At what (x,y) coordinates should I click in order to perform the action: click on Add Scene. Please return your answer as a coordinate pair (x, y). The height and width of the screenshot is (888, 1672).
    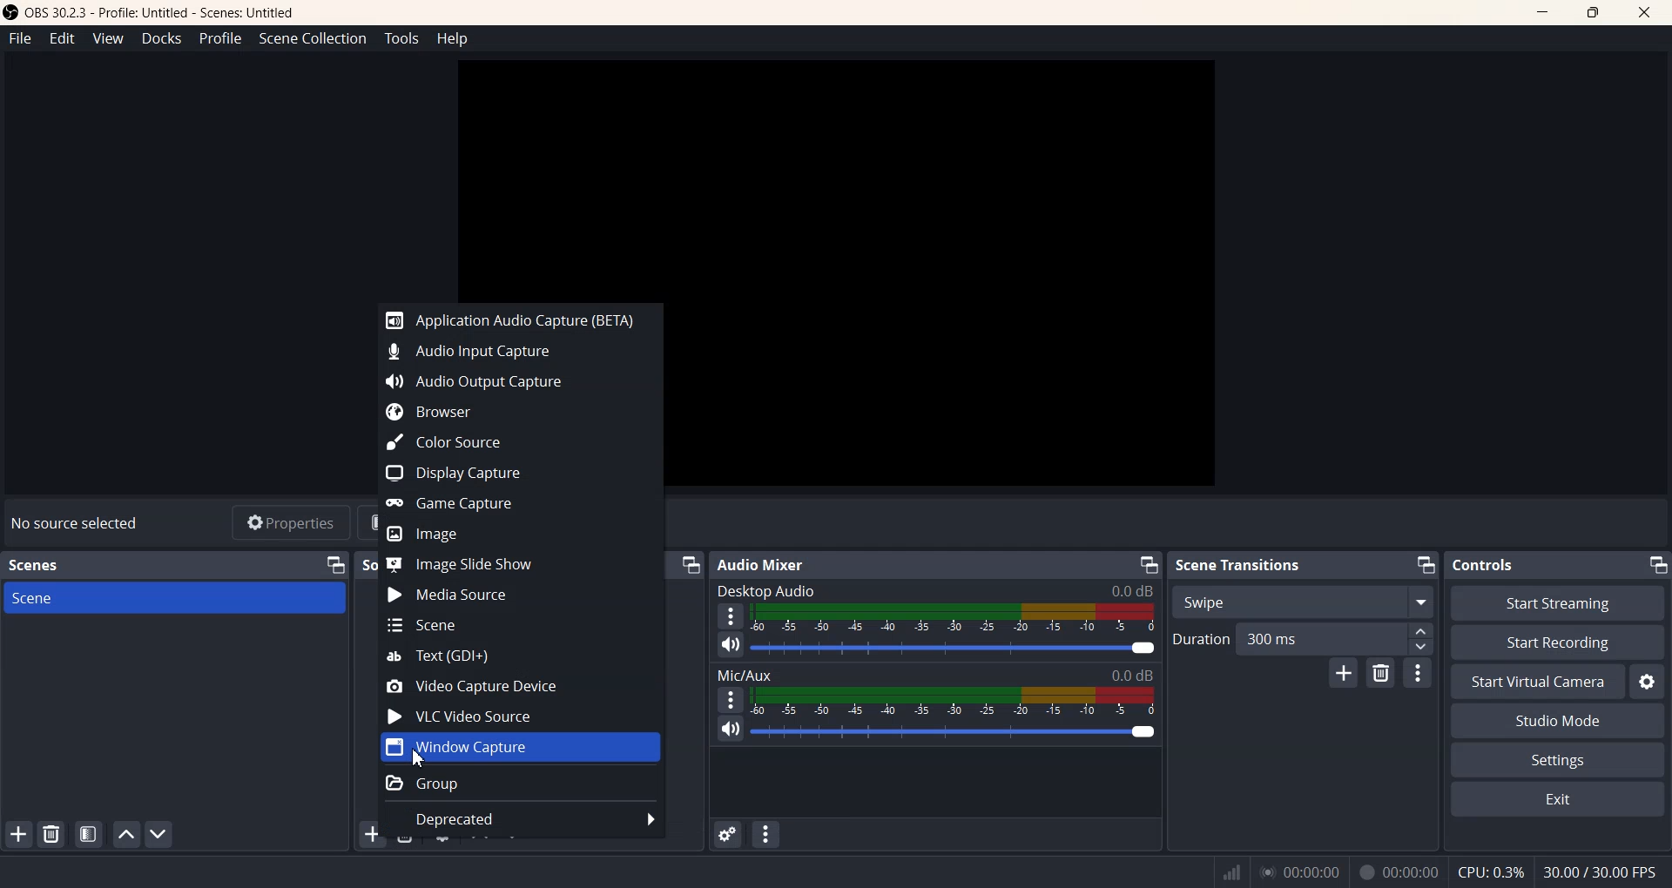
    Looking at the image, I should click on (17, 834).